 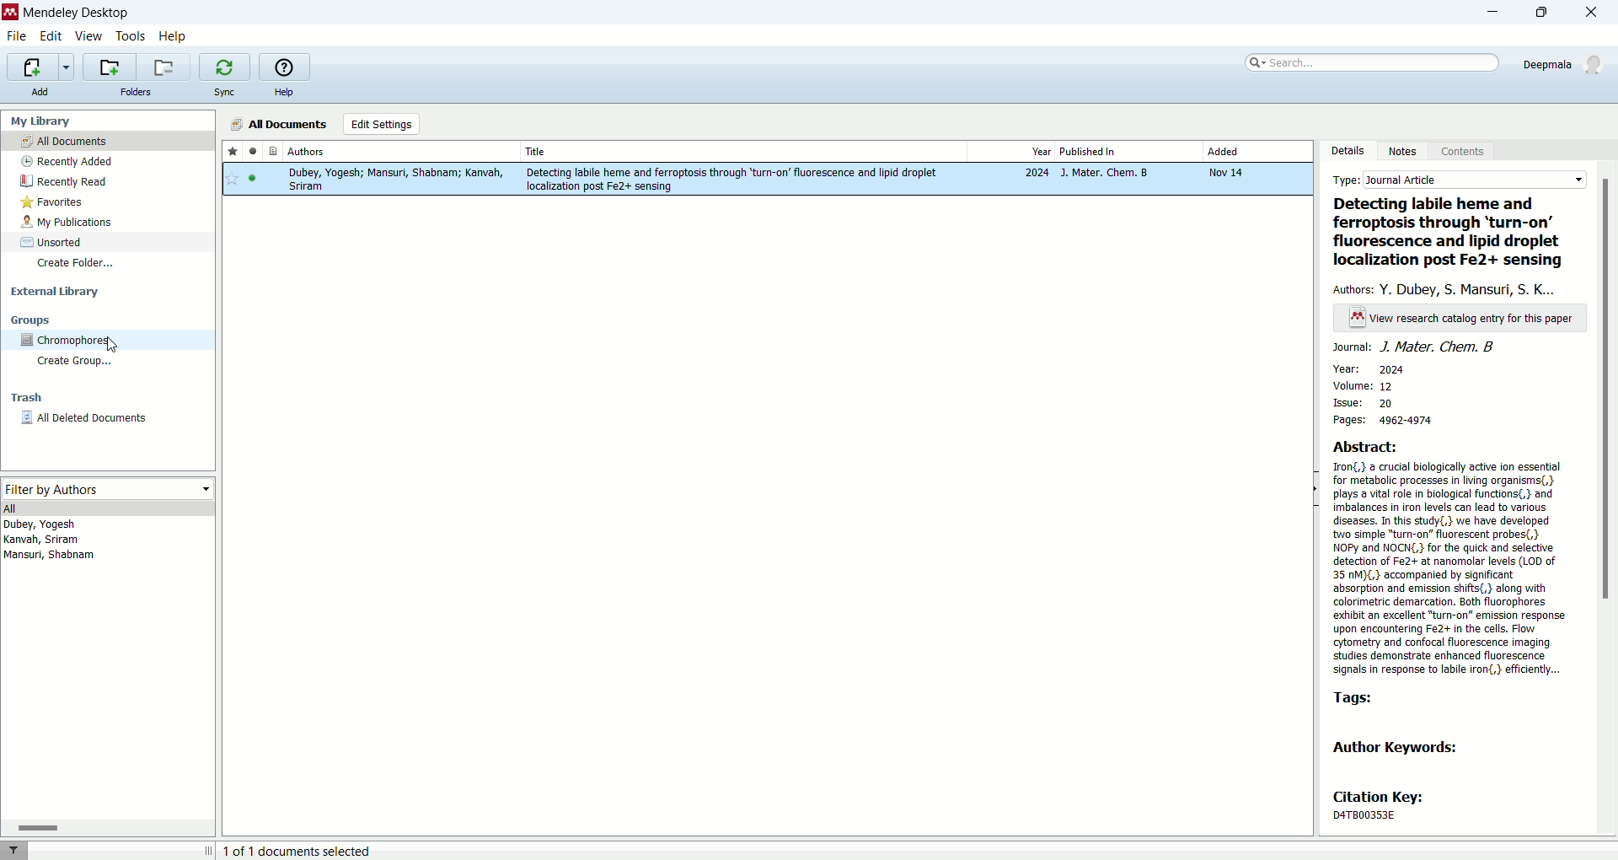 I want to click on filter, so click(x=15, y=850).